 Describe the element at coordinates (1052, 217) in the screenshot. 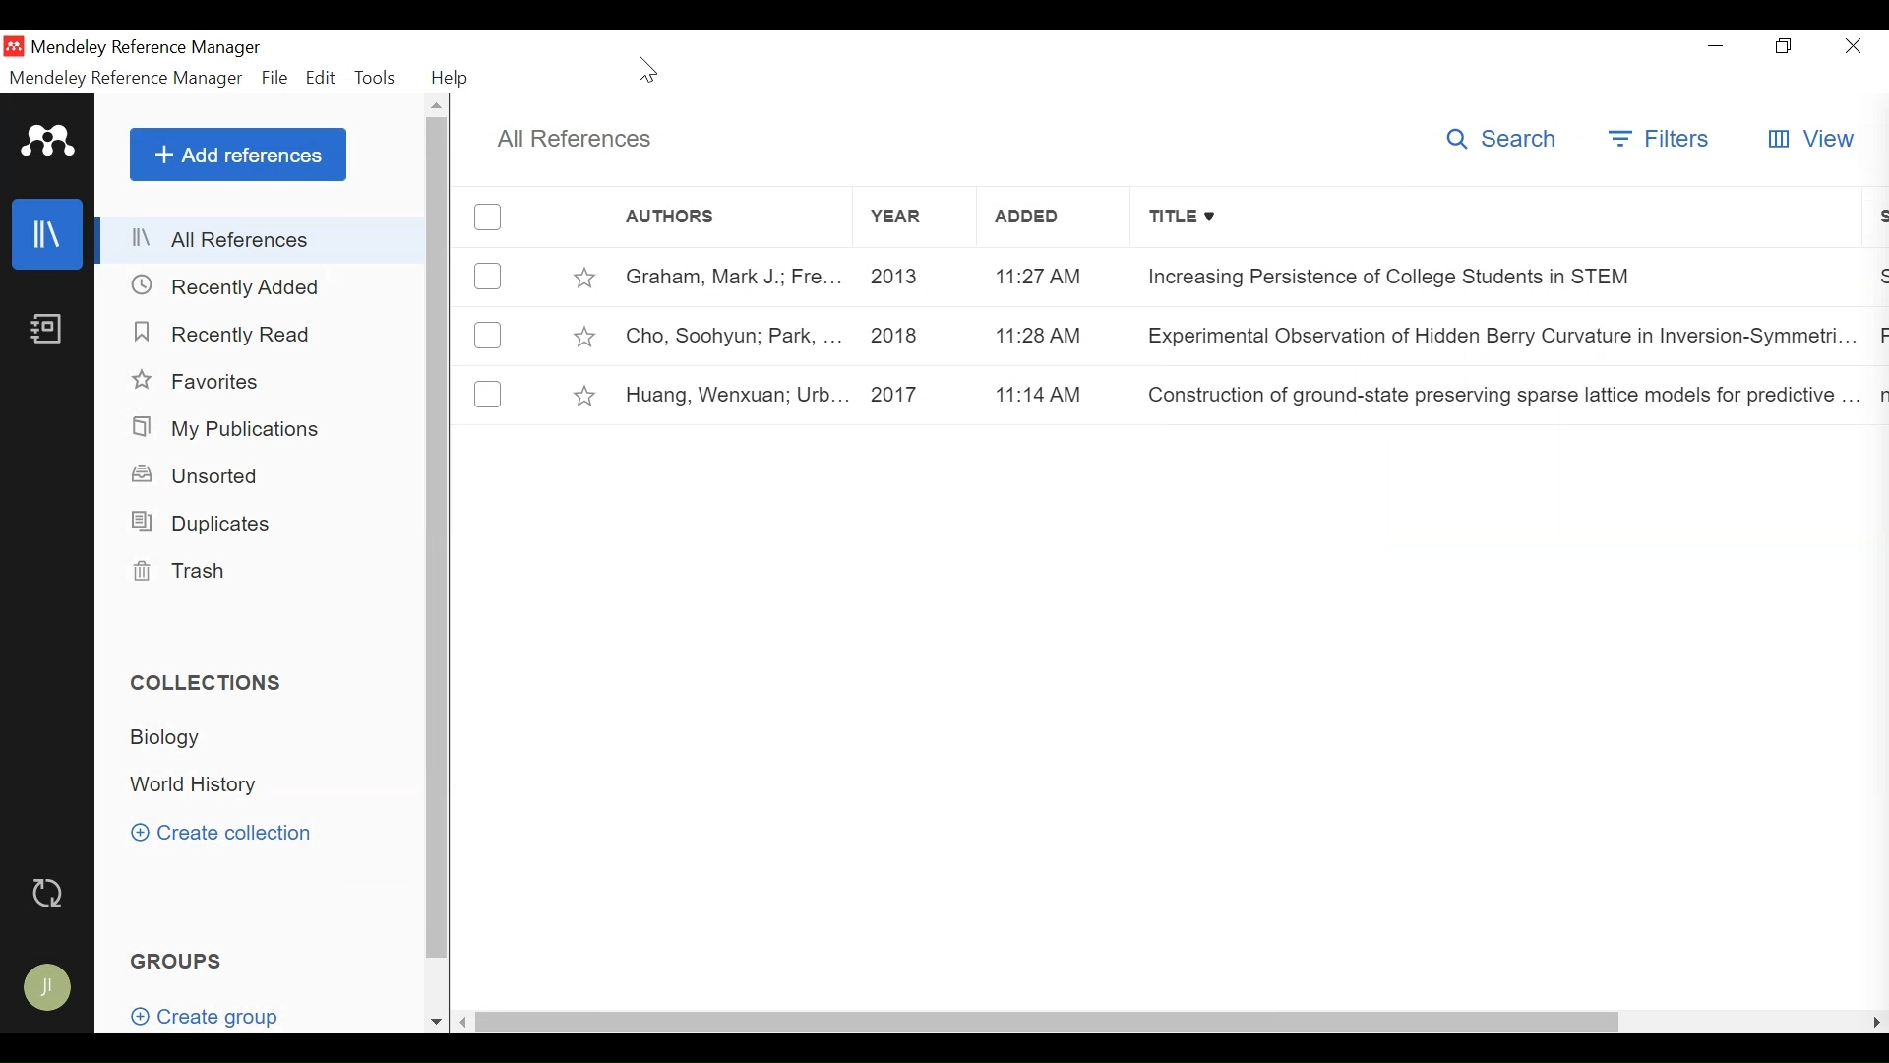

I see `Added` at that location.